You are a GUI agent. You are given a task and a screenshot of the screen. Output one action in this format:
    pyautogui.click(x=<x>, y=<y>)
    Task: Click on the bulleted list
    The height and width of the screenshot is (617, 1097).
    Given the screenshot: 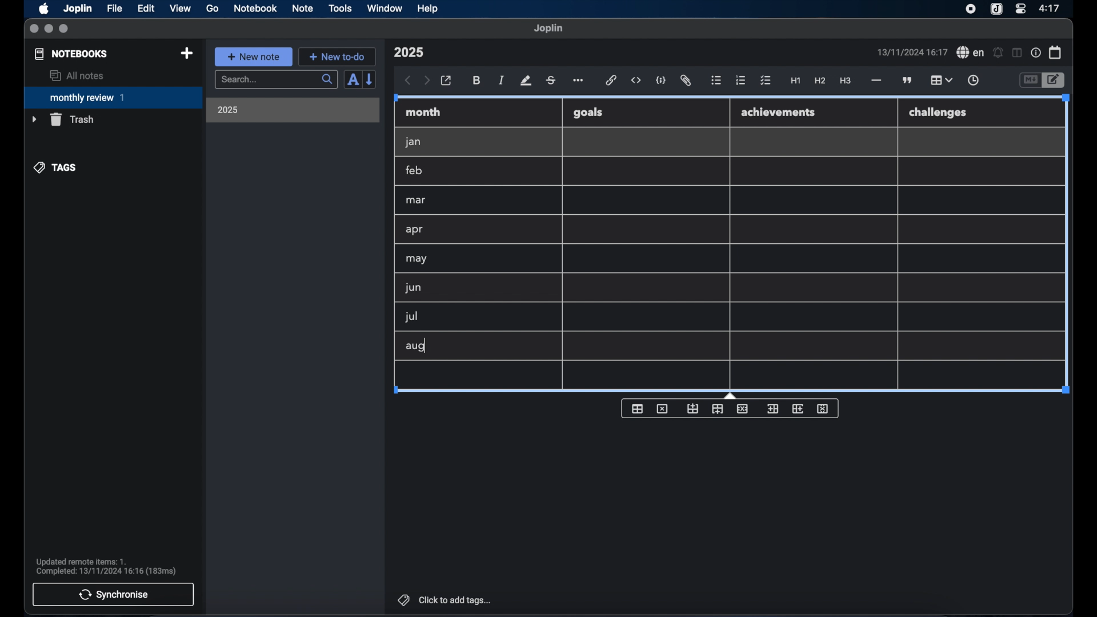 What is the action you would take?
    pyautogui.click(x=716, y=81)
    